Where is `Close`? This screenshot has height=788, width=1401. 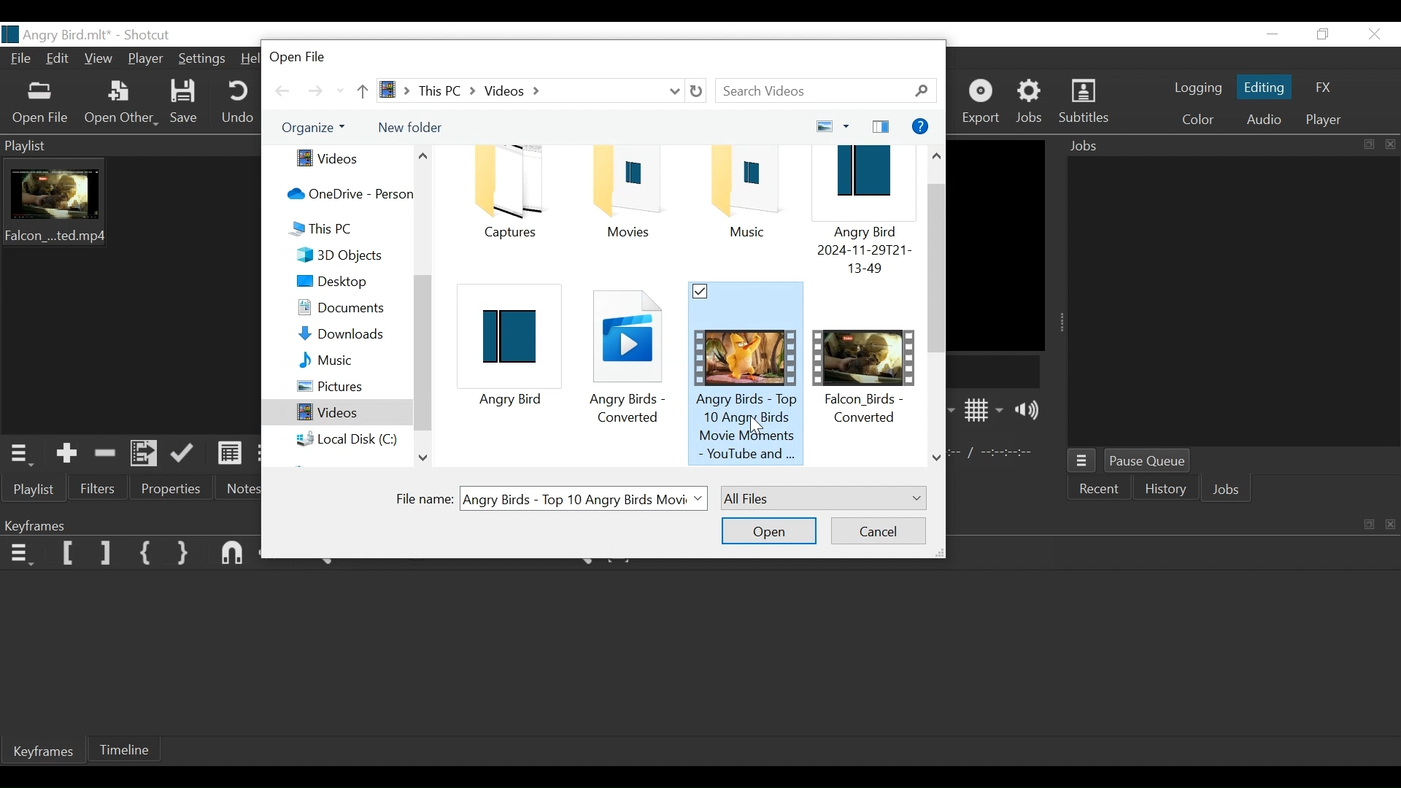 Close is located at coordinates (926, 57).